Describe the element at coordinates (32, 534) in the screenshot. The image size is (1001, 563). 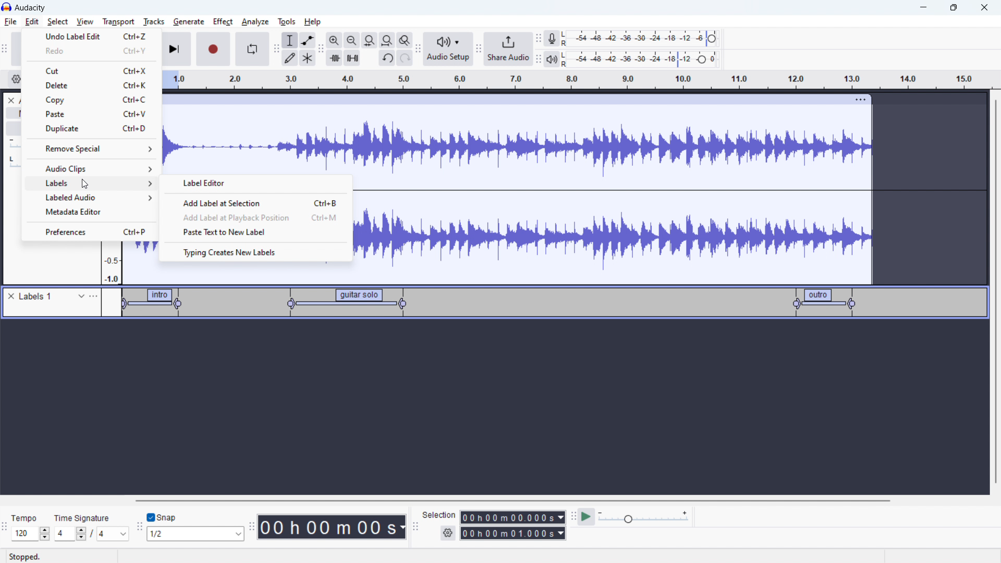
I see `set tempo` at that location.